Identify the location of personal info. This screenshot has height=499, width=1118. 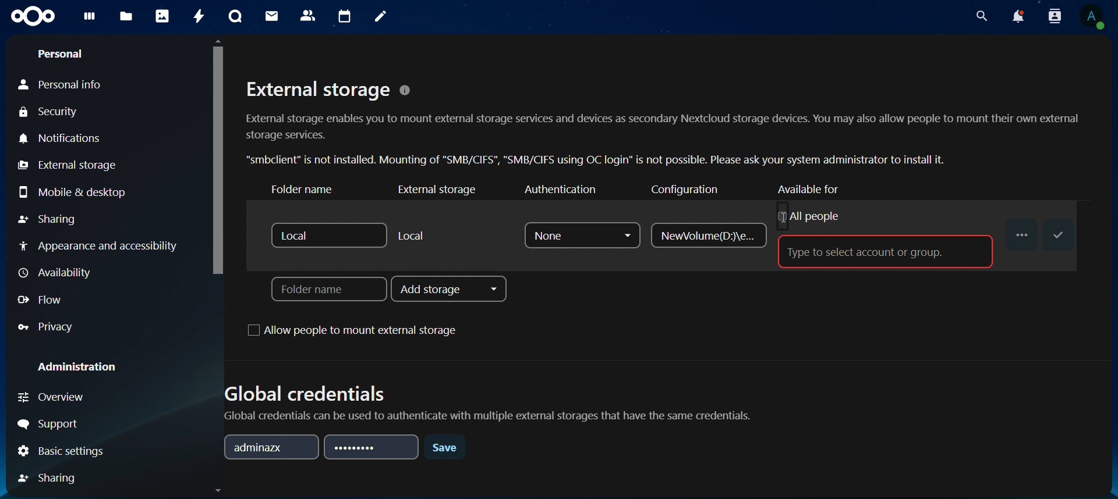
(64, 82).